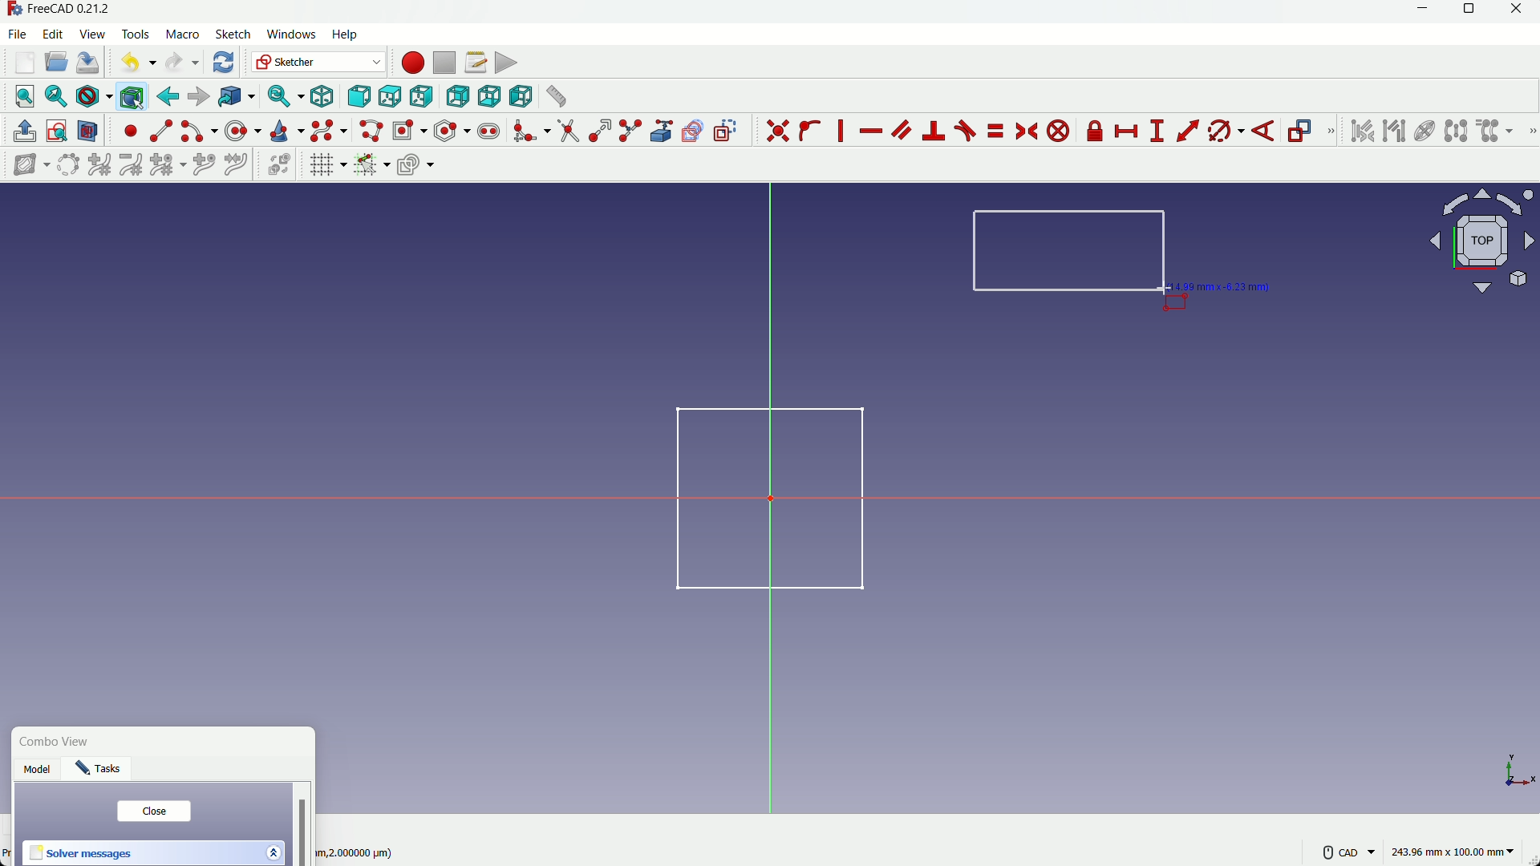 This screenshot has height=866, width=1540. What do you see at coordinates (901, 128) in the screenshot?
I see `constraint parallel` at bounding box center [901, 128].